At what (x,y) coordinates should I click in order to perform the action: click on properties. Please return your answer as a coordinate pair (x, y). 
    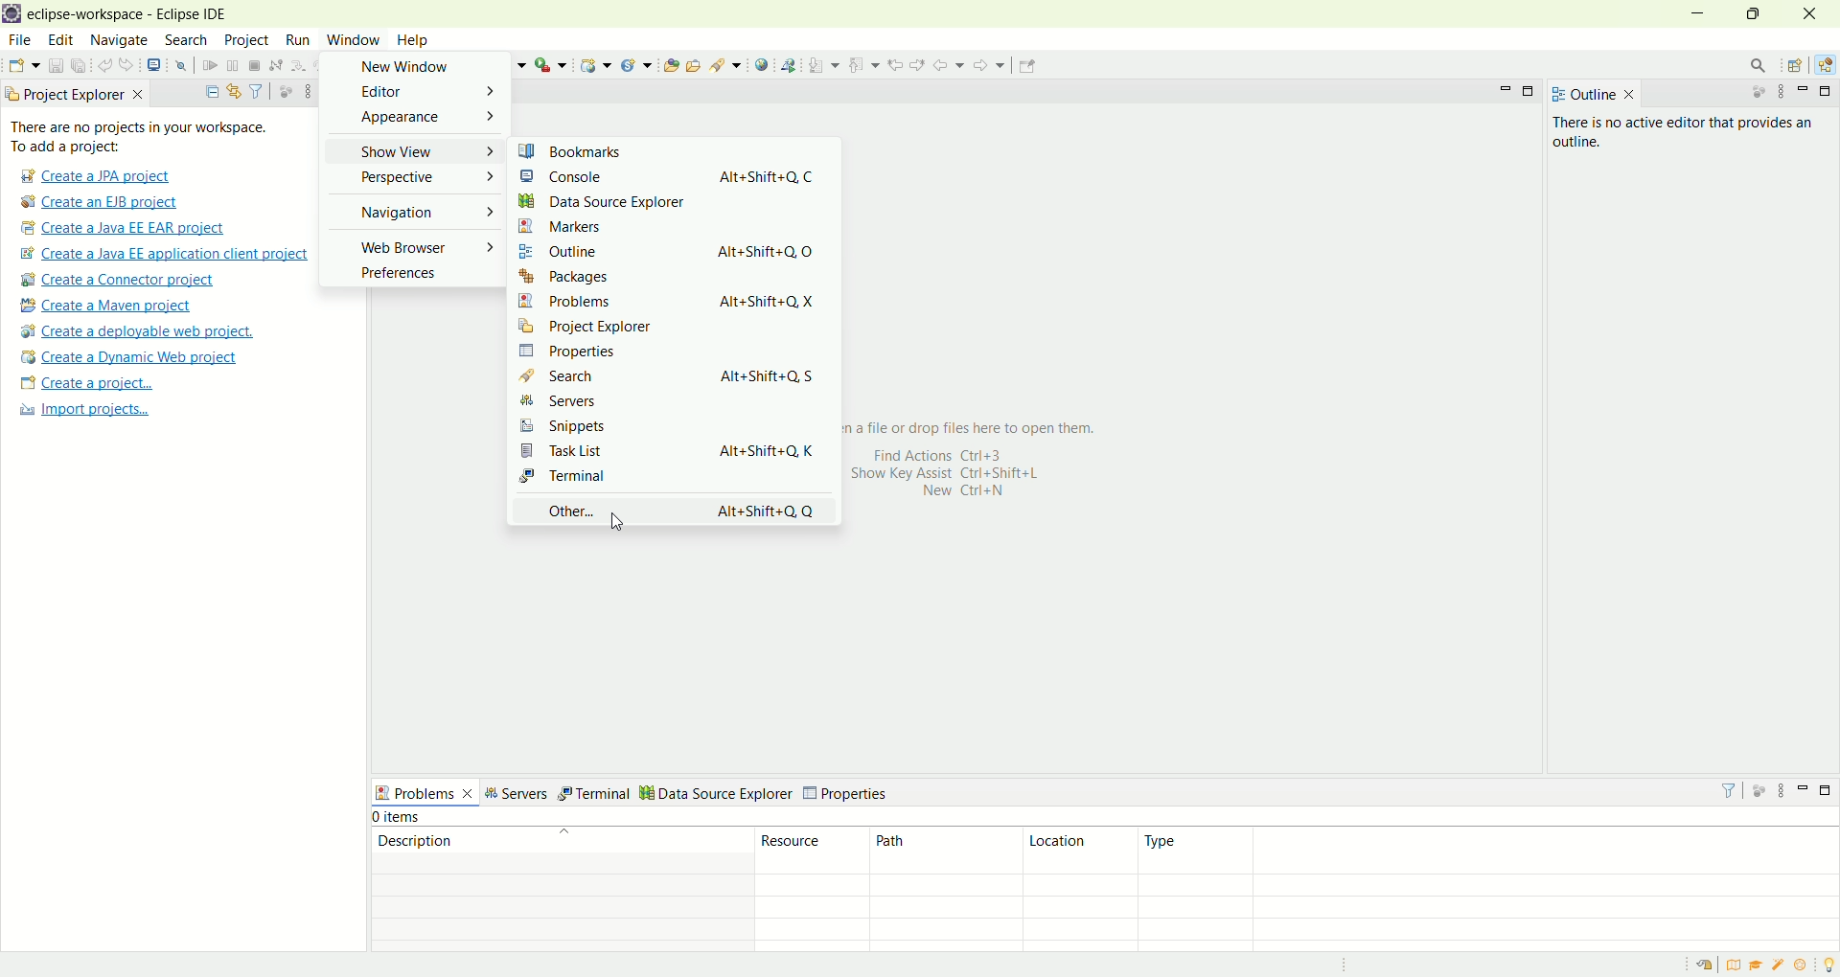
    Looking at the image, I should click on (847, 791).